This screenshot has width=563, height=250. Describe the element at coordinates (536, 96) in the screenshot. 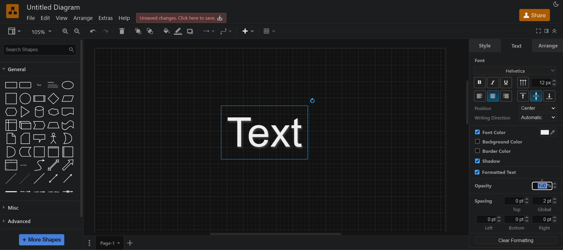

I see `middle` at that location.